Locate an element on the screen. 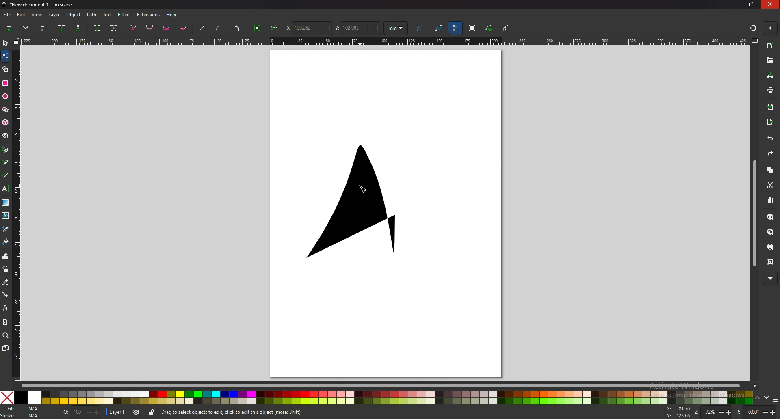  more is located at coordinates (26, 28).